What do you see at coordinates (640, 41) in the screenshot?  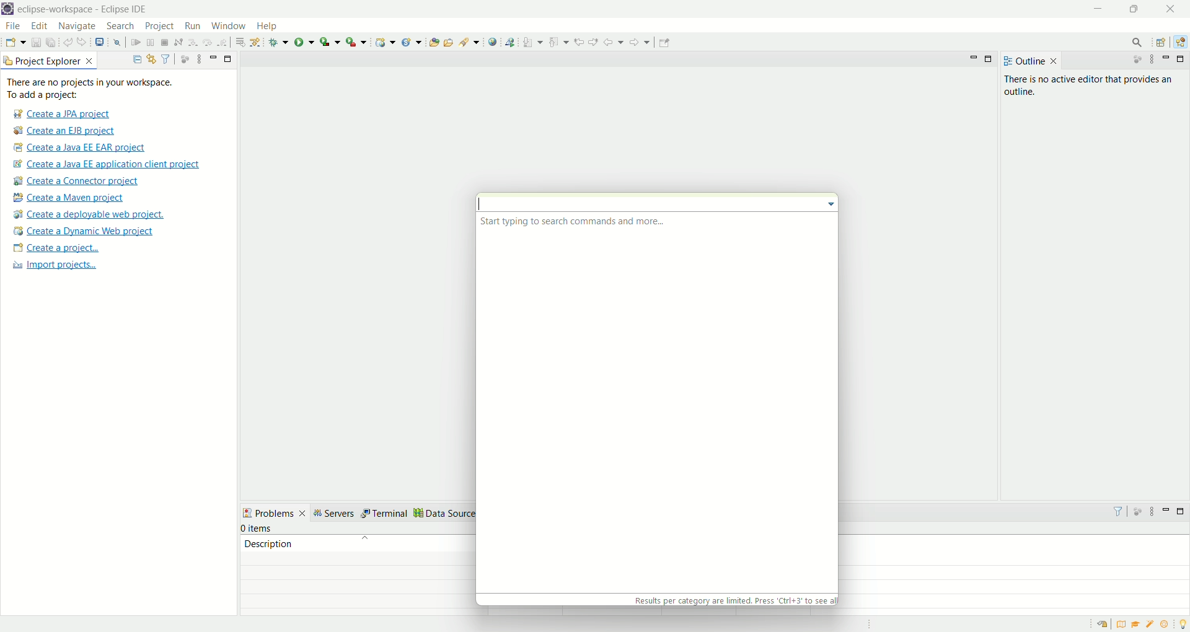 I see `forward` at bounding box center [640, 41].